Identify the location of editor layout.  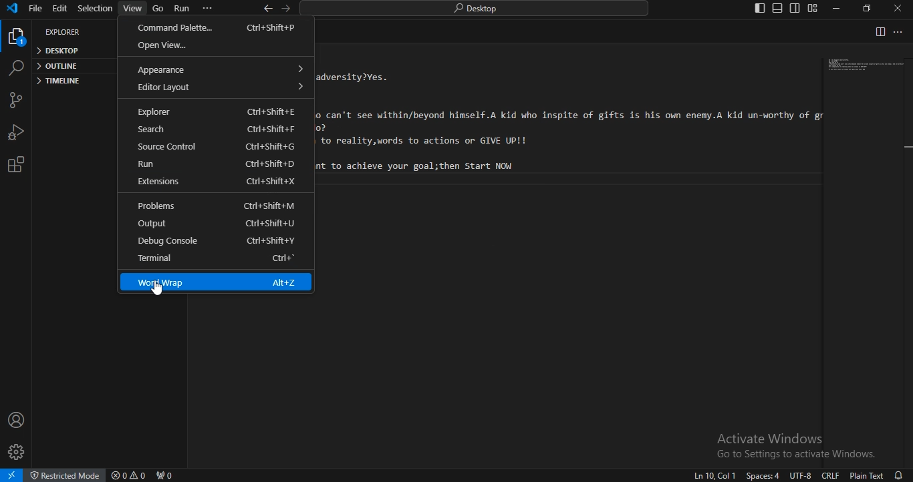
(220, 87).